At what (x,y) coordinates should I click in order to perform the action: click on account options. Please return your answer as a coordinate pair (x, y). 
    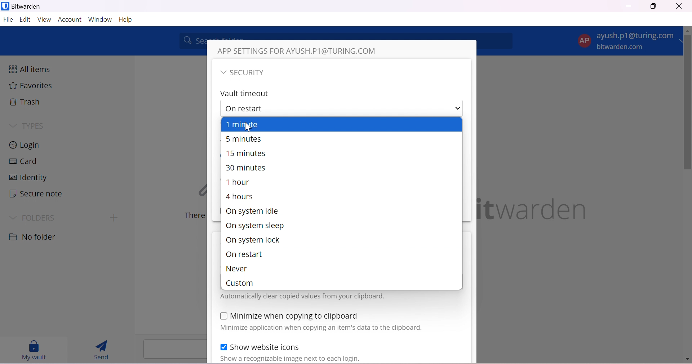
    Looking at the image, I should click on (627, 40).